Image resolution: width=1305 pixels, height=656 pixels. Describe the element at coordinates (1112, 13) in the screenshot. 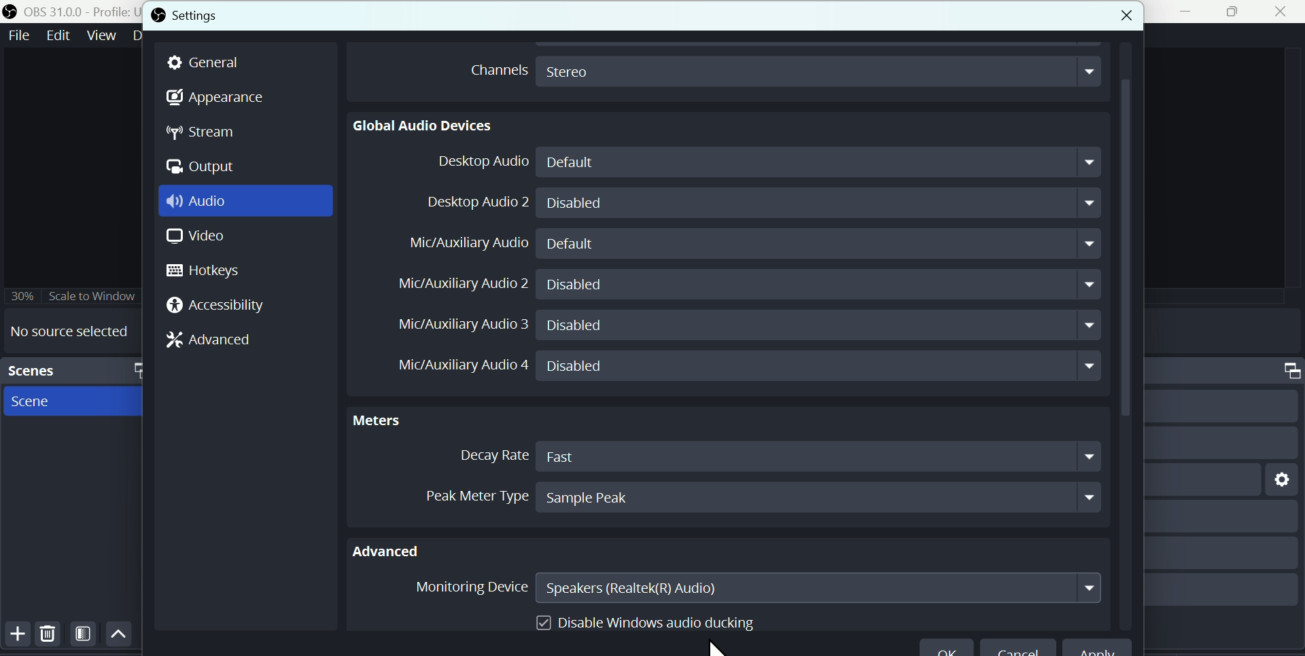

I see `close` at that location.